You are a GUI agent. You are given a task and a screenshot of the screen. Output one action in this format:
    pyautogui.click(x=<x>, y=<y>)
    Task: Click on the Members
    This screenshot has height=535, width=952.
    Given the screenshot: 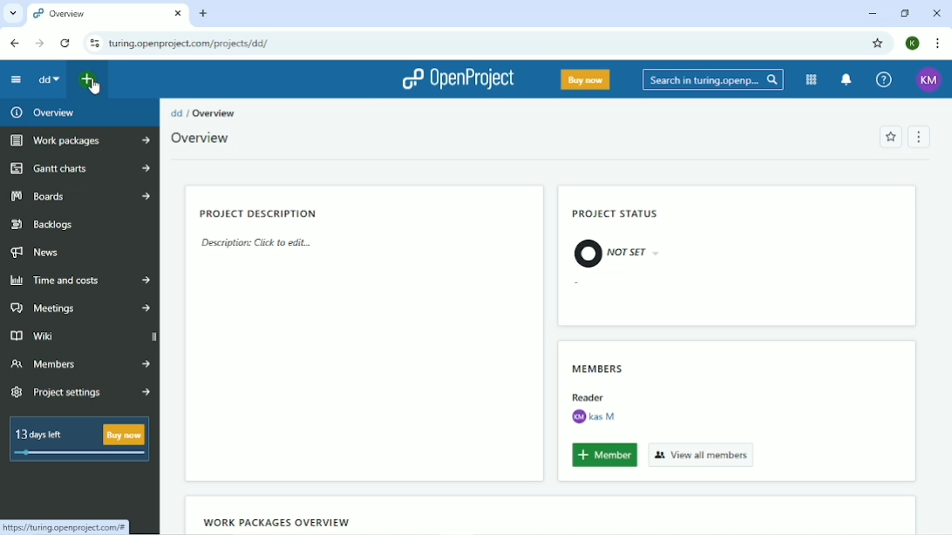 What is the action you would take?
    pyautogui.click(x=78, y=364)
    